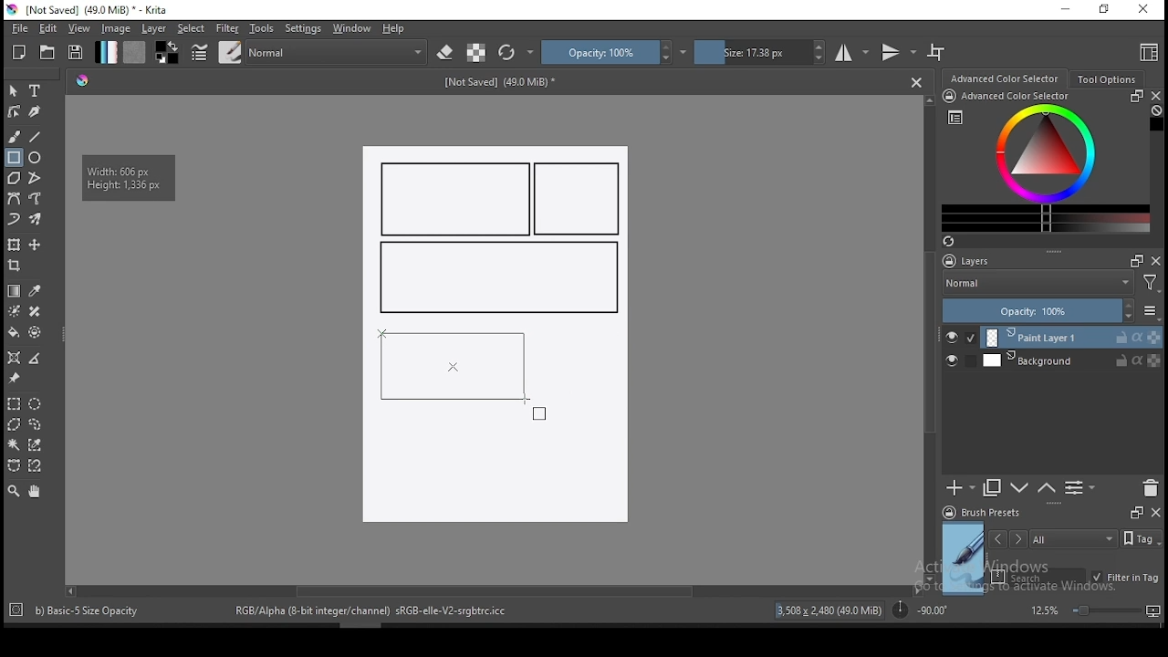 Image resolution: width=1168 pixels, height=657 pixels. Describe the element at coordinates (14, 158) in the screenshot. I see `rectangle tool` at that location.